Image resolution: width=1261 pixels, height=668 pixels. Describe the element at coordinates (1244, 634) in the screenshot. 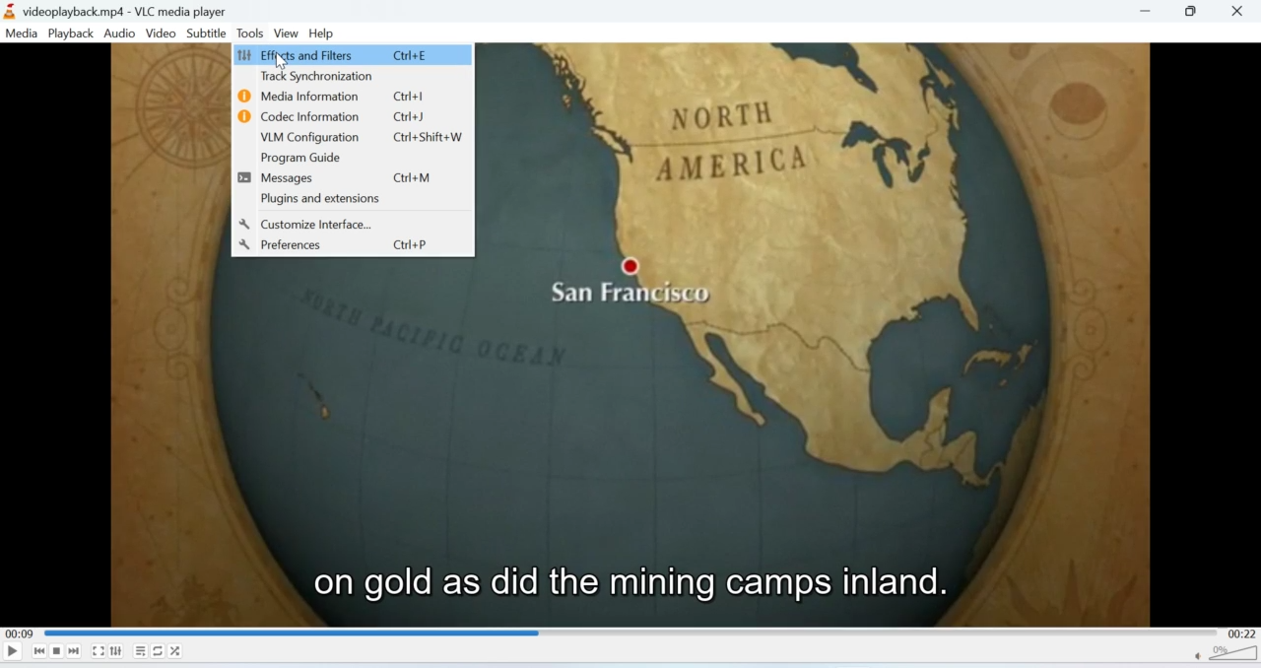

I see `00:22` at that location.